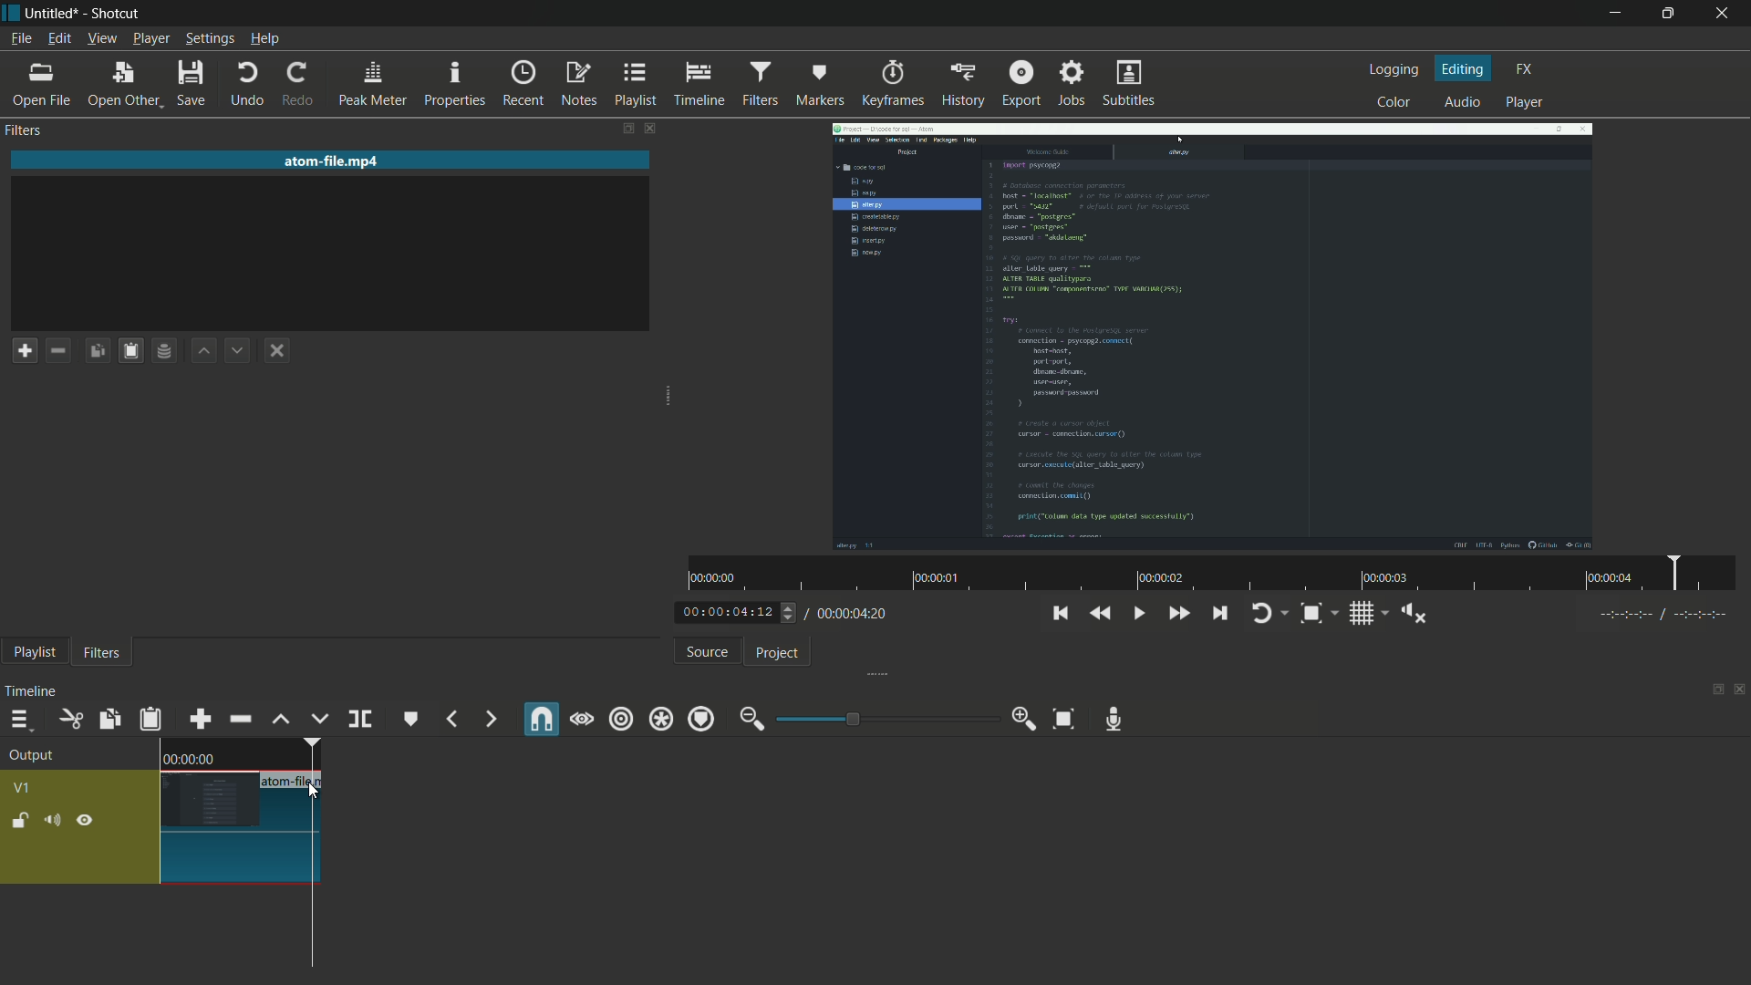 The height and width of the screenshot is (985, 1751). What do you see at coordinates (583, 719) in the screenshot?
I see `scrub while dragging` at bounding box center [583, 719].